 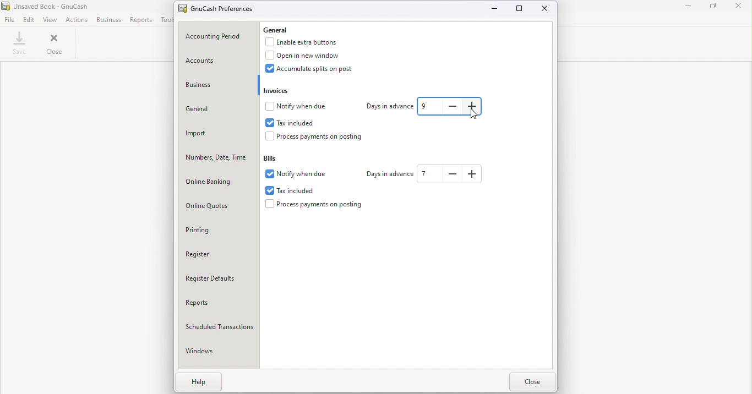 I want to click on Register Defaults, so click(x=220, y=281).